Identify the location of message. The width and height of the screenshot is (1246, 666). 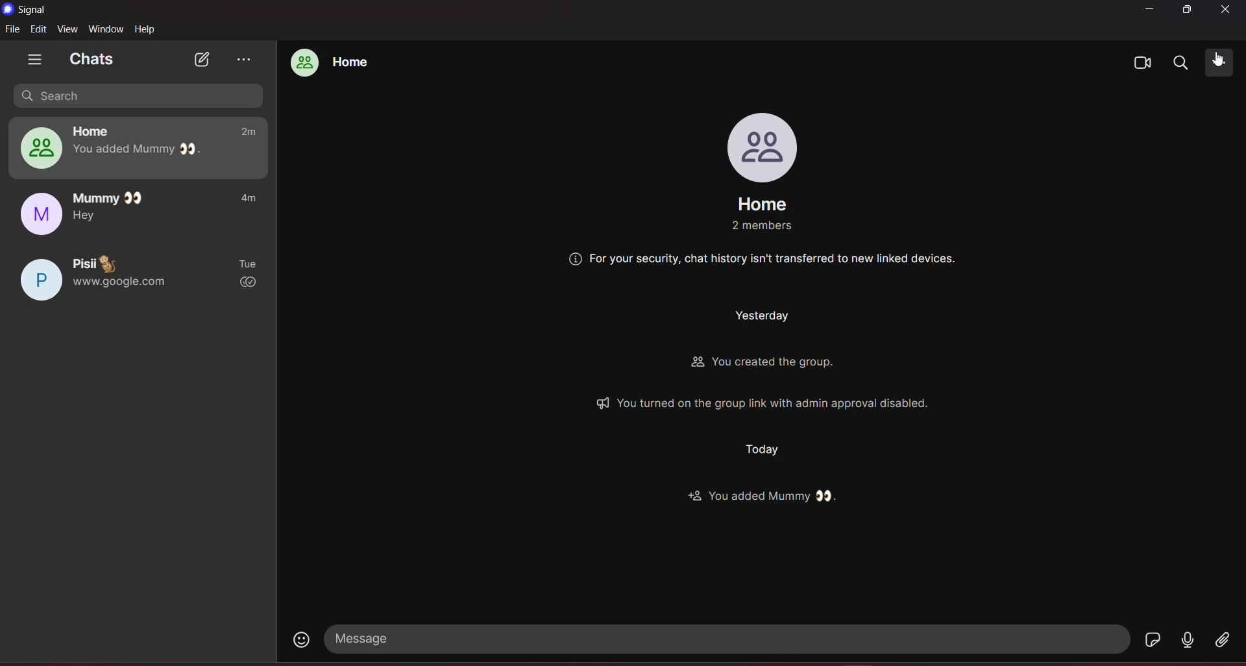
(729, 639).